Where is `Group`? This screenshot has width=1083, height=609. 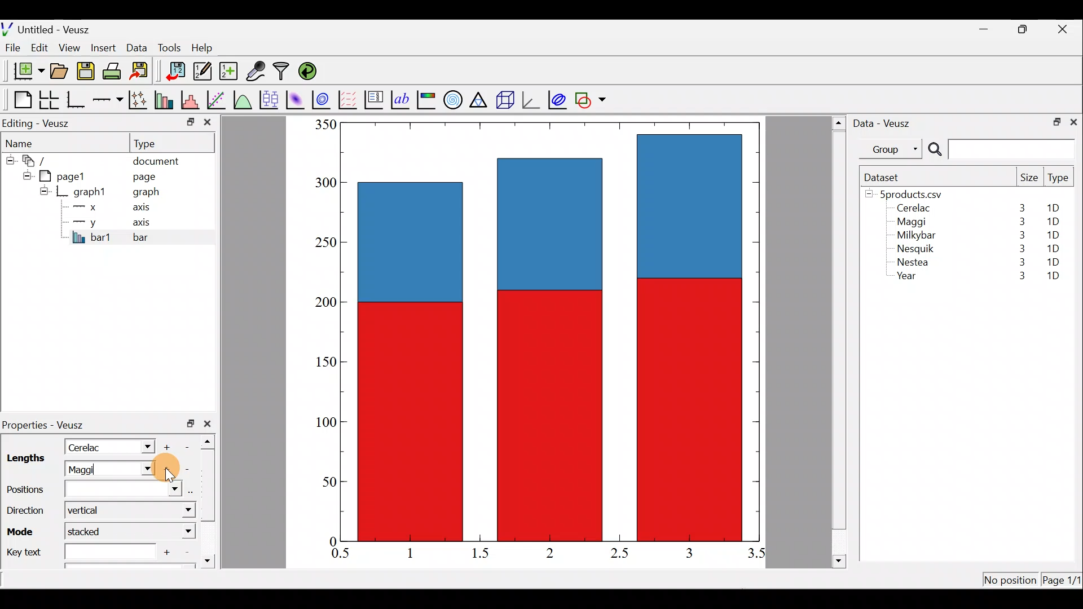
Group is located at coordinates (893, 148).